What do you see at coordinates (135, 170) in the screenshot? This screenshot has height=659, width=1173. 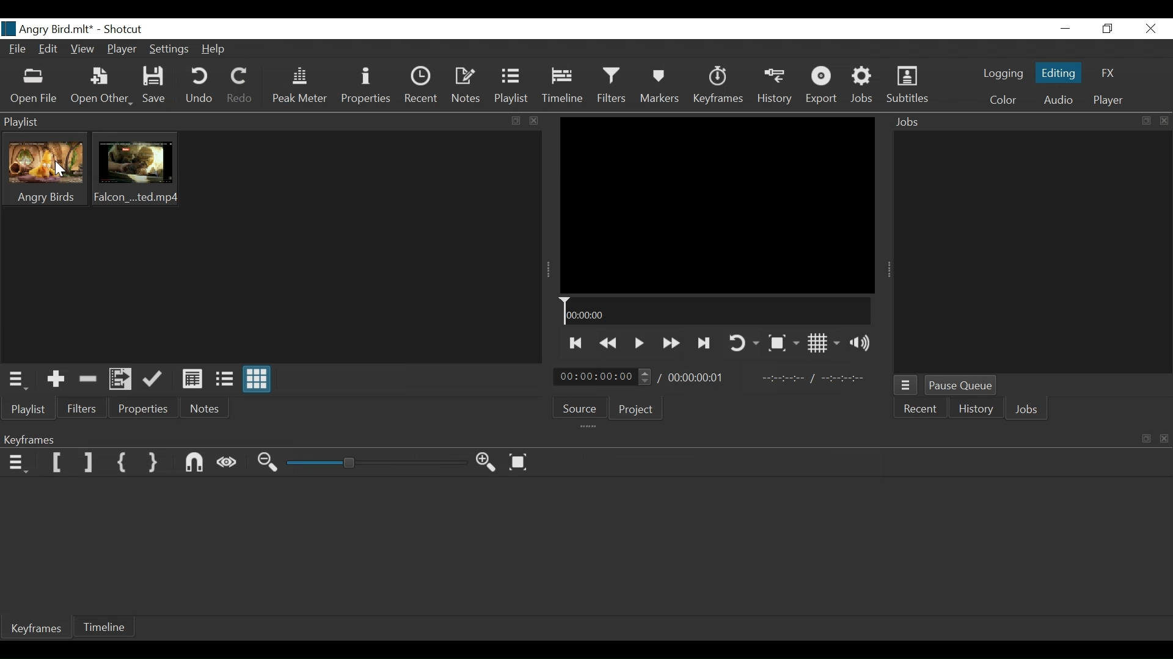 I see `Clip` at bounding box center [135, 170].